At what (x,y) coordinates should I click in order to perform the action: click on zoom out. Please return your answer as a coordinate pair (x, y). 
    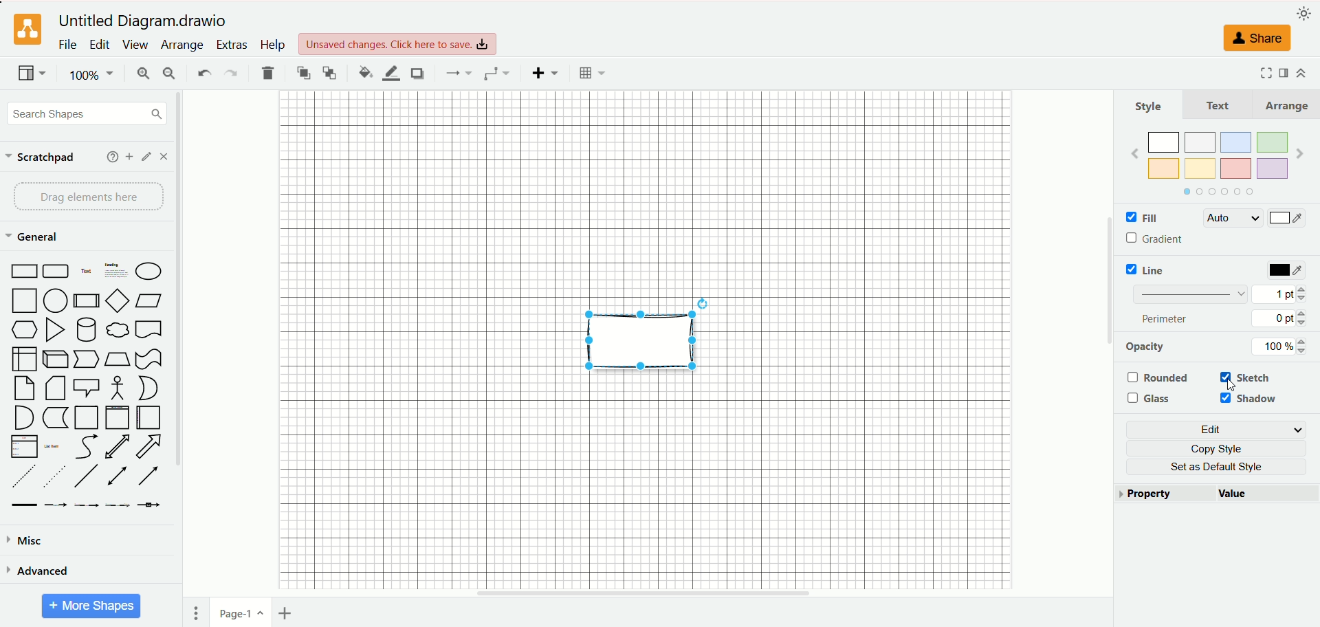
    Looking at the image, I should click on (170, 74).